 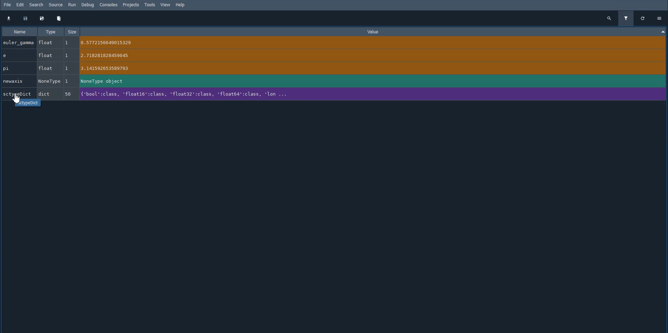 I want to click on Refresh all variables , so click(x=644, y=18).